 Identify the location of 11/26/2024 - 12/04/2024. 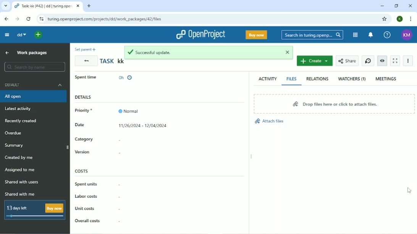
(143, 127).